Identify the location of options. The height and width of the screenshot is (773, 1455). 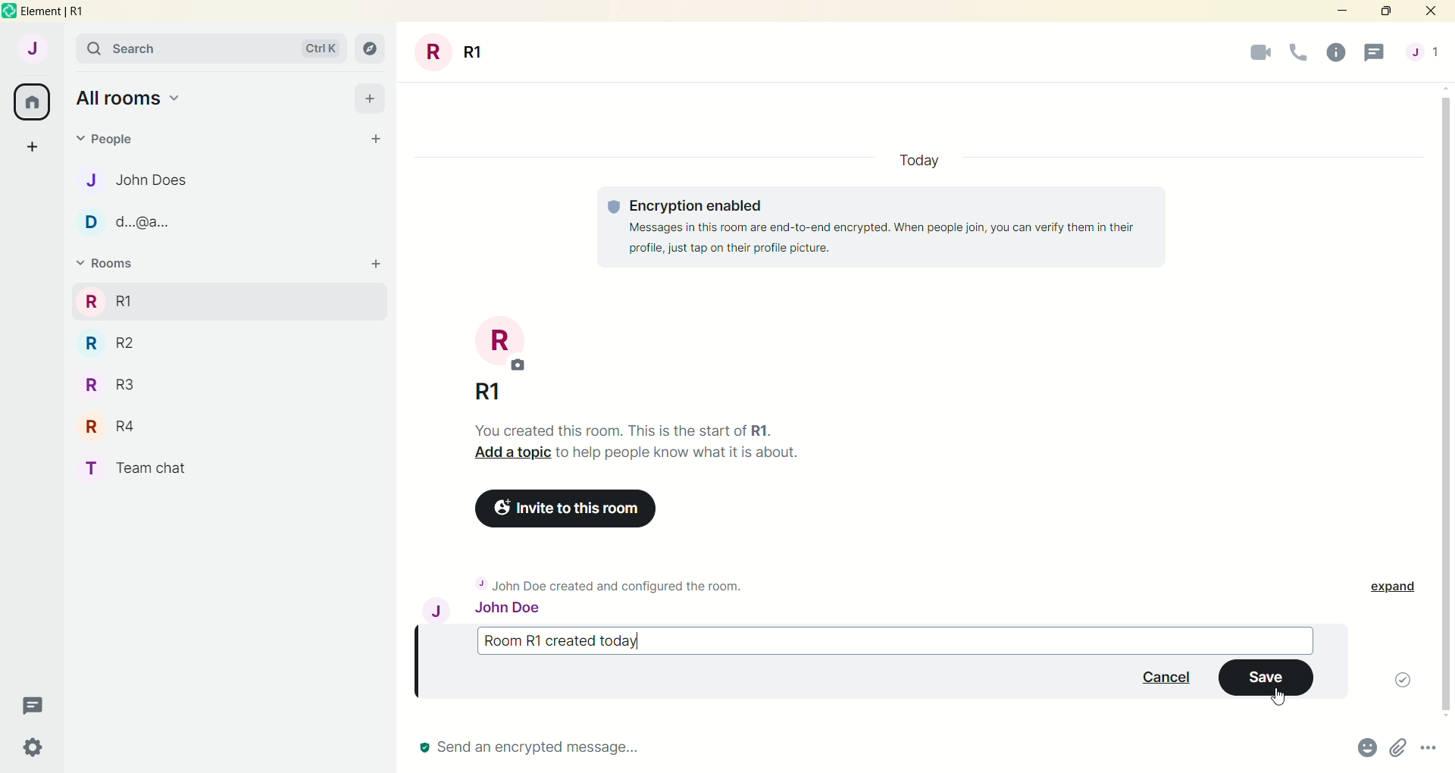
(1431, 750).